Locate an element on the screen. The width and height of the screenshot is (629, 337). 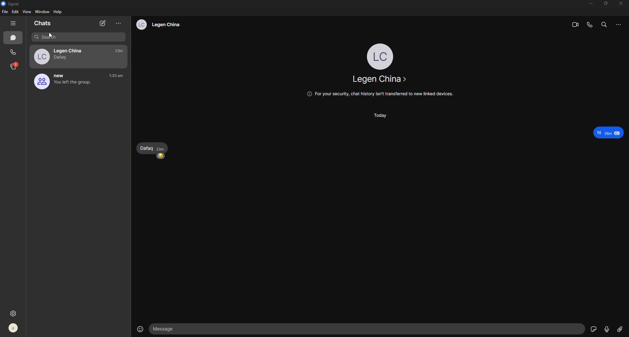
chats is located at coordinates (43, 23).